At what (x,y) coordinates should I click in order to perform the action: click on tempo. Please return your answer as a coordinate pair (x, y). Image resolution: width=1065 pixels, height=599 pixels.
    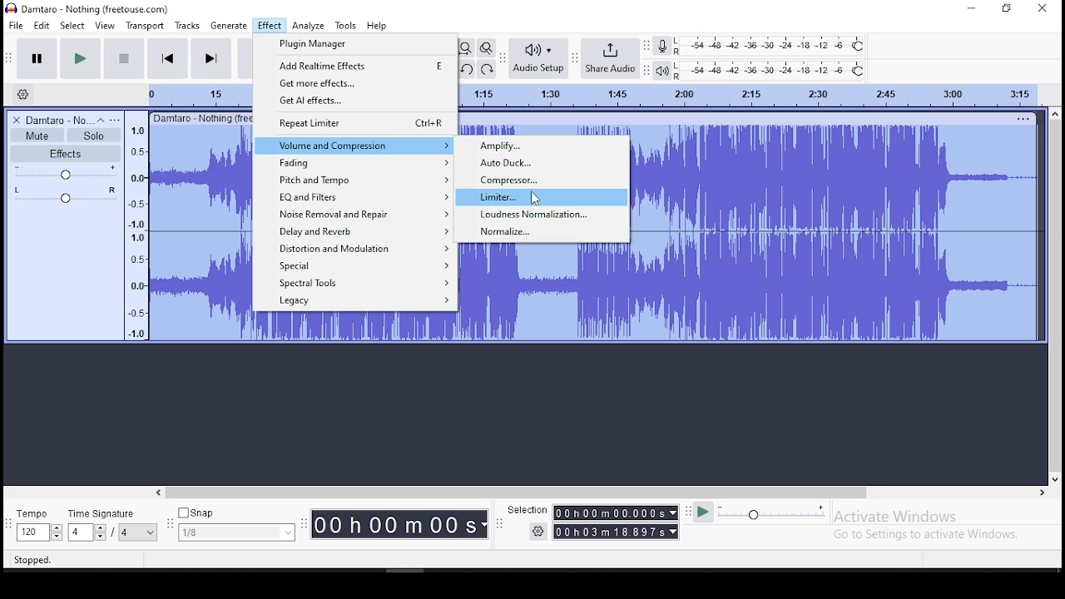
    Looking at the image, I should click on (37, 523).